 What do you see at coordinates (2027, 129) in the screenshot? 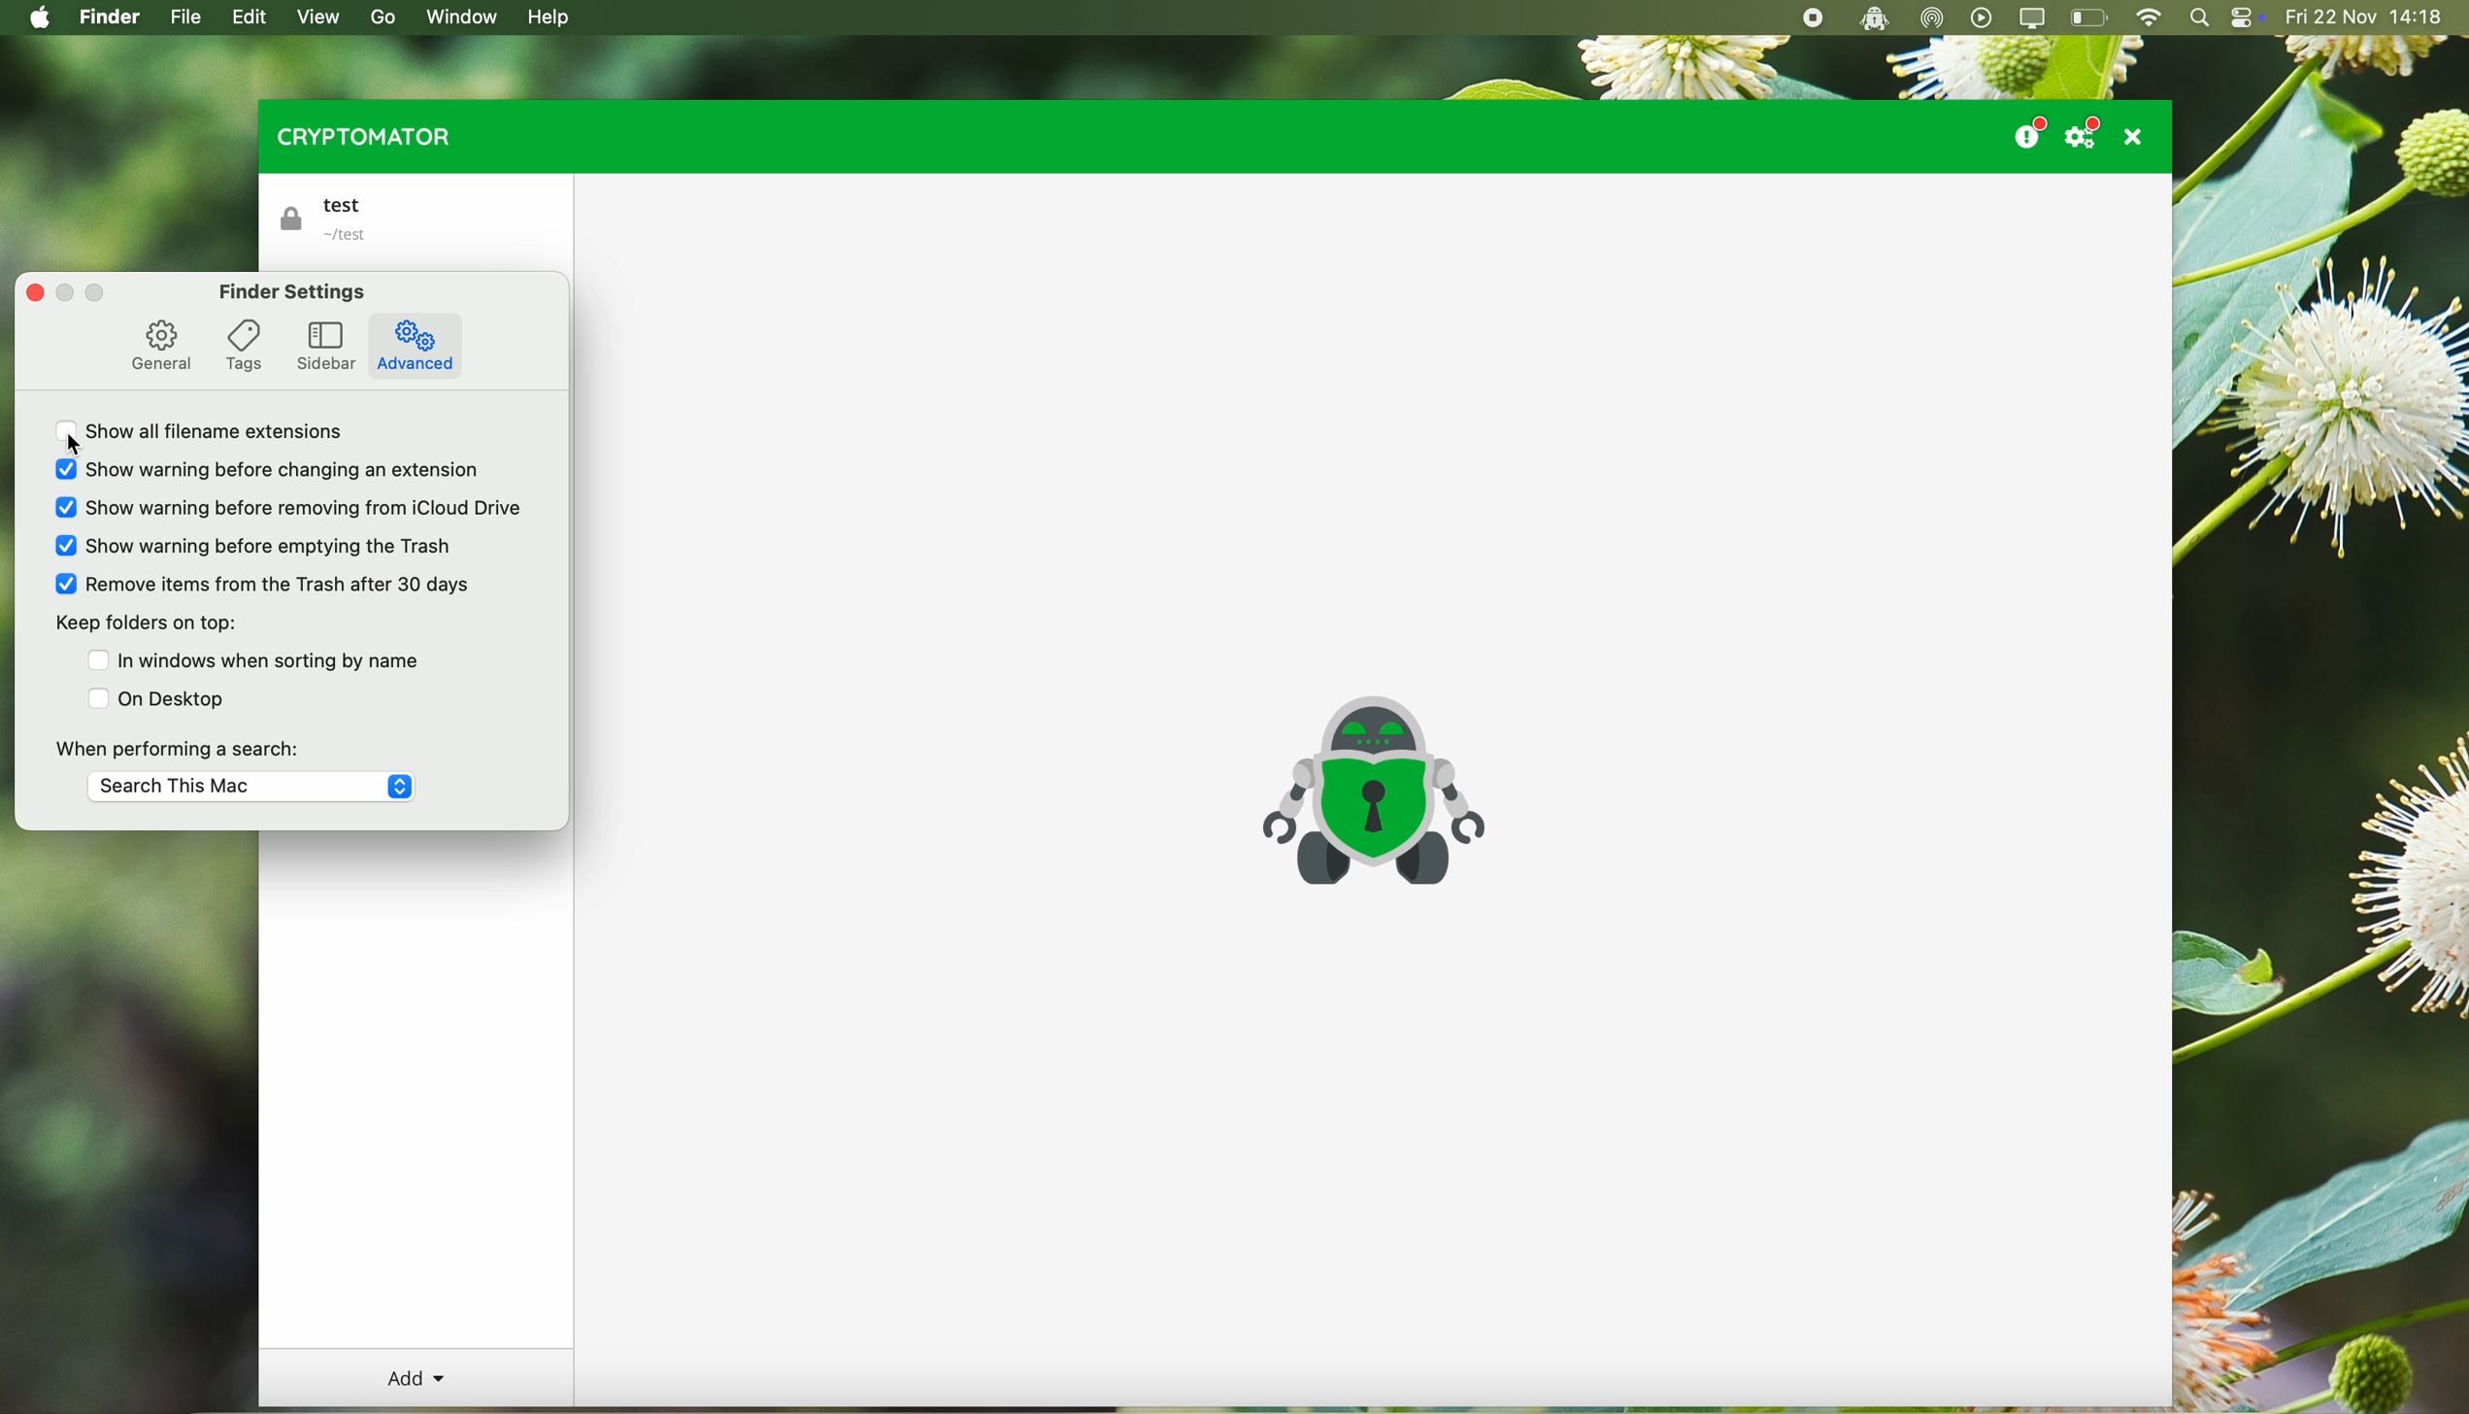
I see `donate` at bounding box center [2027, 129].